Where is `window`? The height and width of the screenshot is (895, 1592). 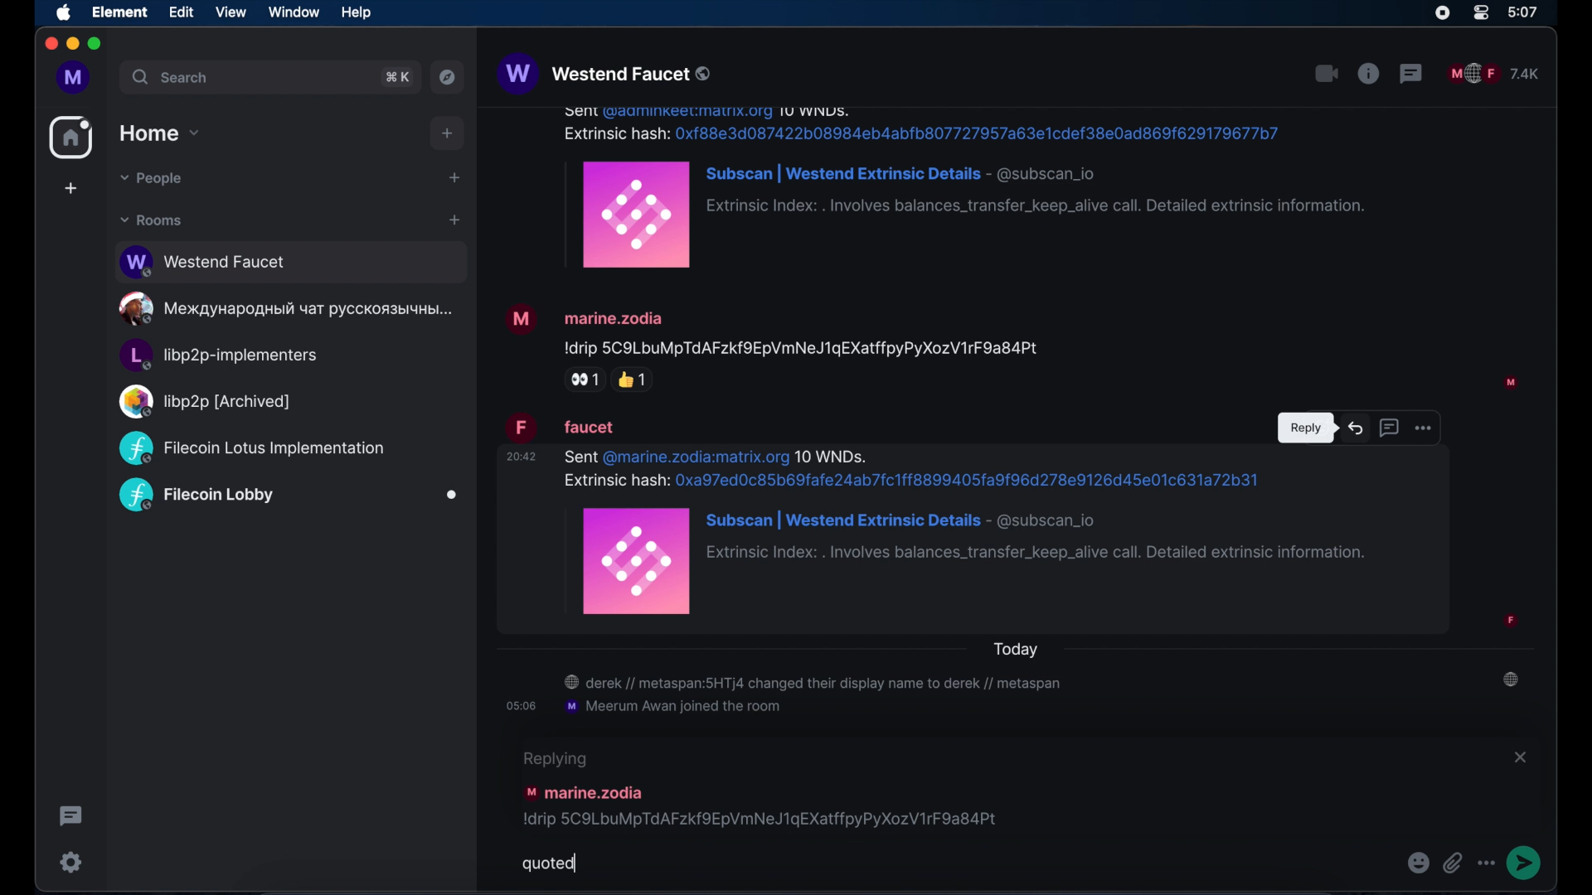
window is located at coordinates (294, 13).